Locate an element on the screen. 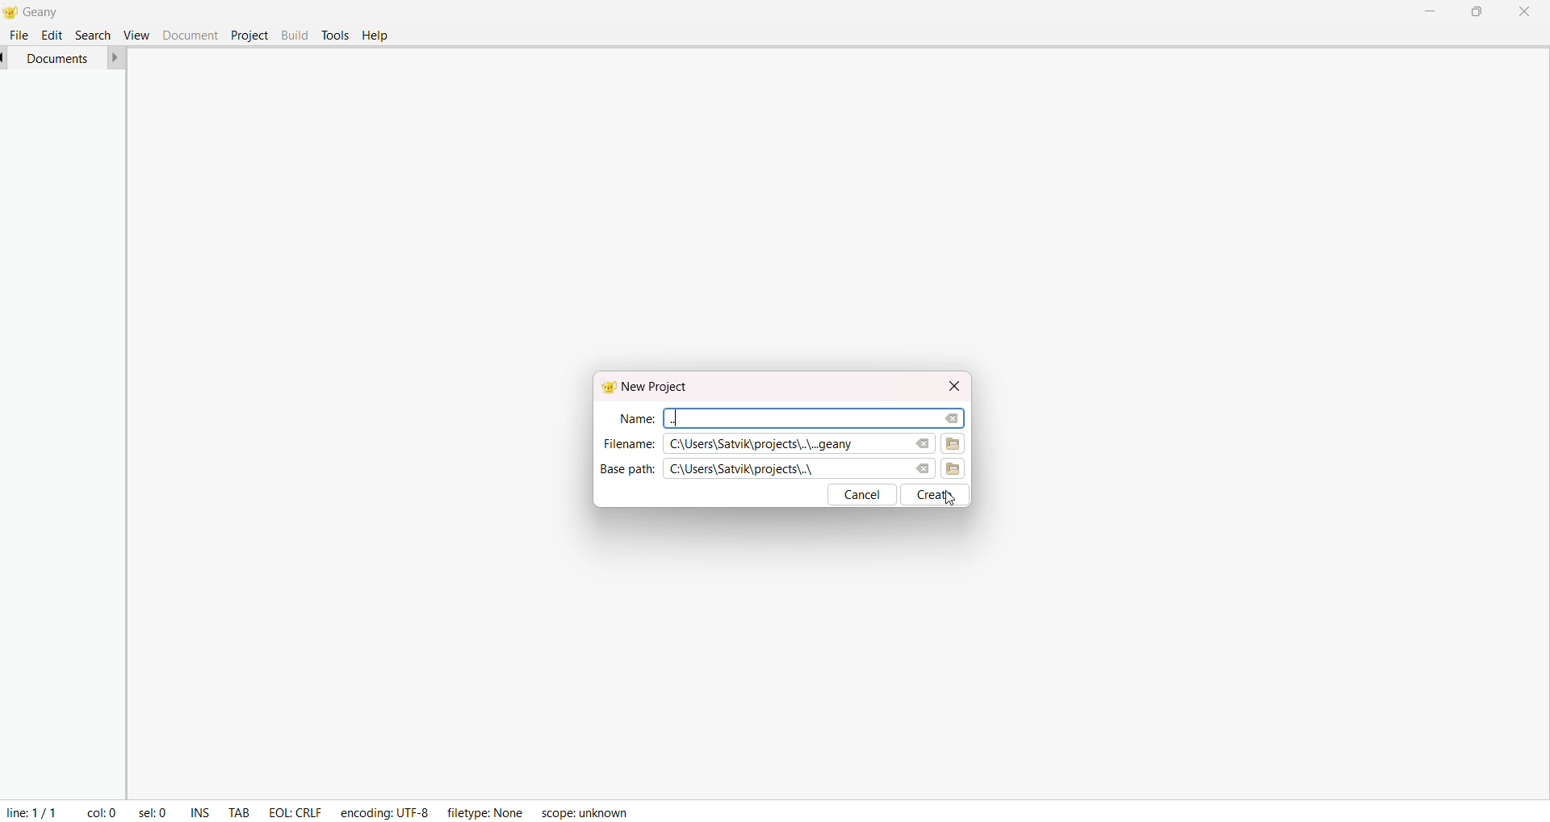 The image size is (1550, 822). forward is located at coordinates (116, 57).